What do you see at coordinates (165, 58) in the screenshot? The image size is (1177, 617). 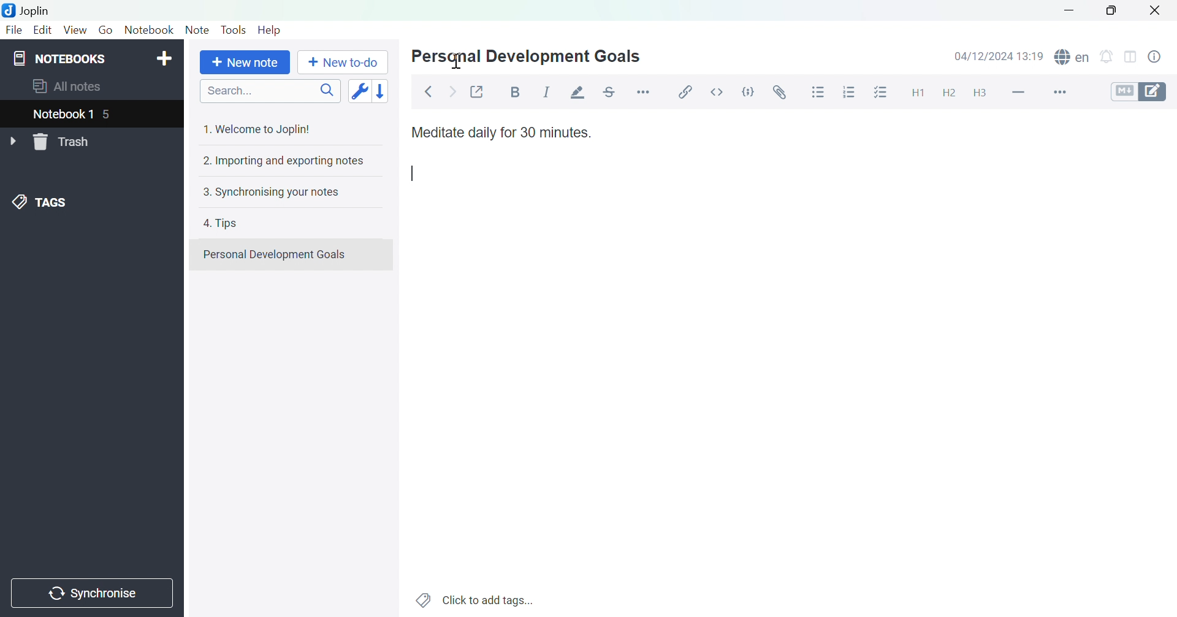 I see `Add notebook` at bounding box center [165, 58].